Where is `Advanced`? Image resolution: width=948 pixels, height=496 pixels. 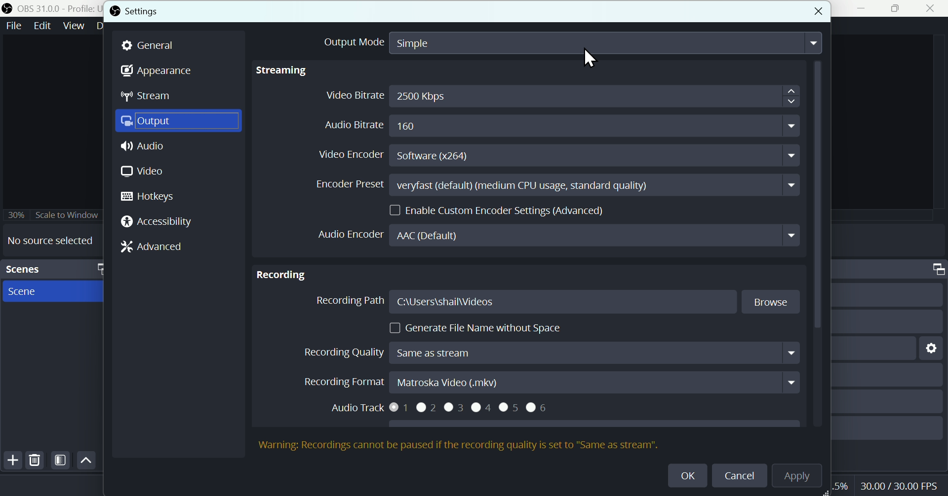
Advanced is located at coordinates (152, 246).